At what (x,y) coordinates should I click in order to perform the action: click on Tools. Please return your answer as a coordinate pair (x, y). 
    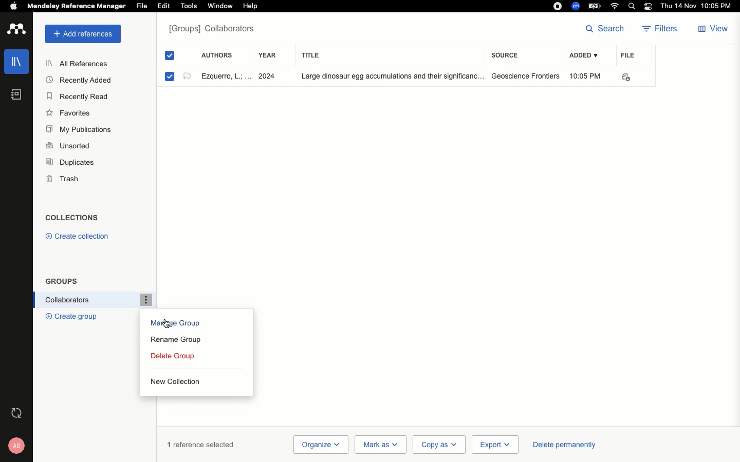
    Looking at the image, I should click on (189, 6).